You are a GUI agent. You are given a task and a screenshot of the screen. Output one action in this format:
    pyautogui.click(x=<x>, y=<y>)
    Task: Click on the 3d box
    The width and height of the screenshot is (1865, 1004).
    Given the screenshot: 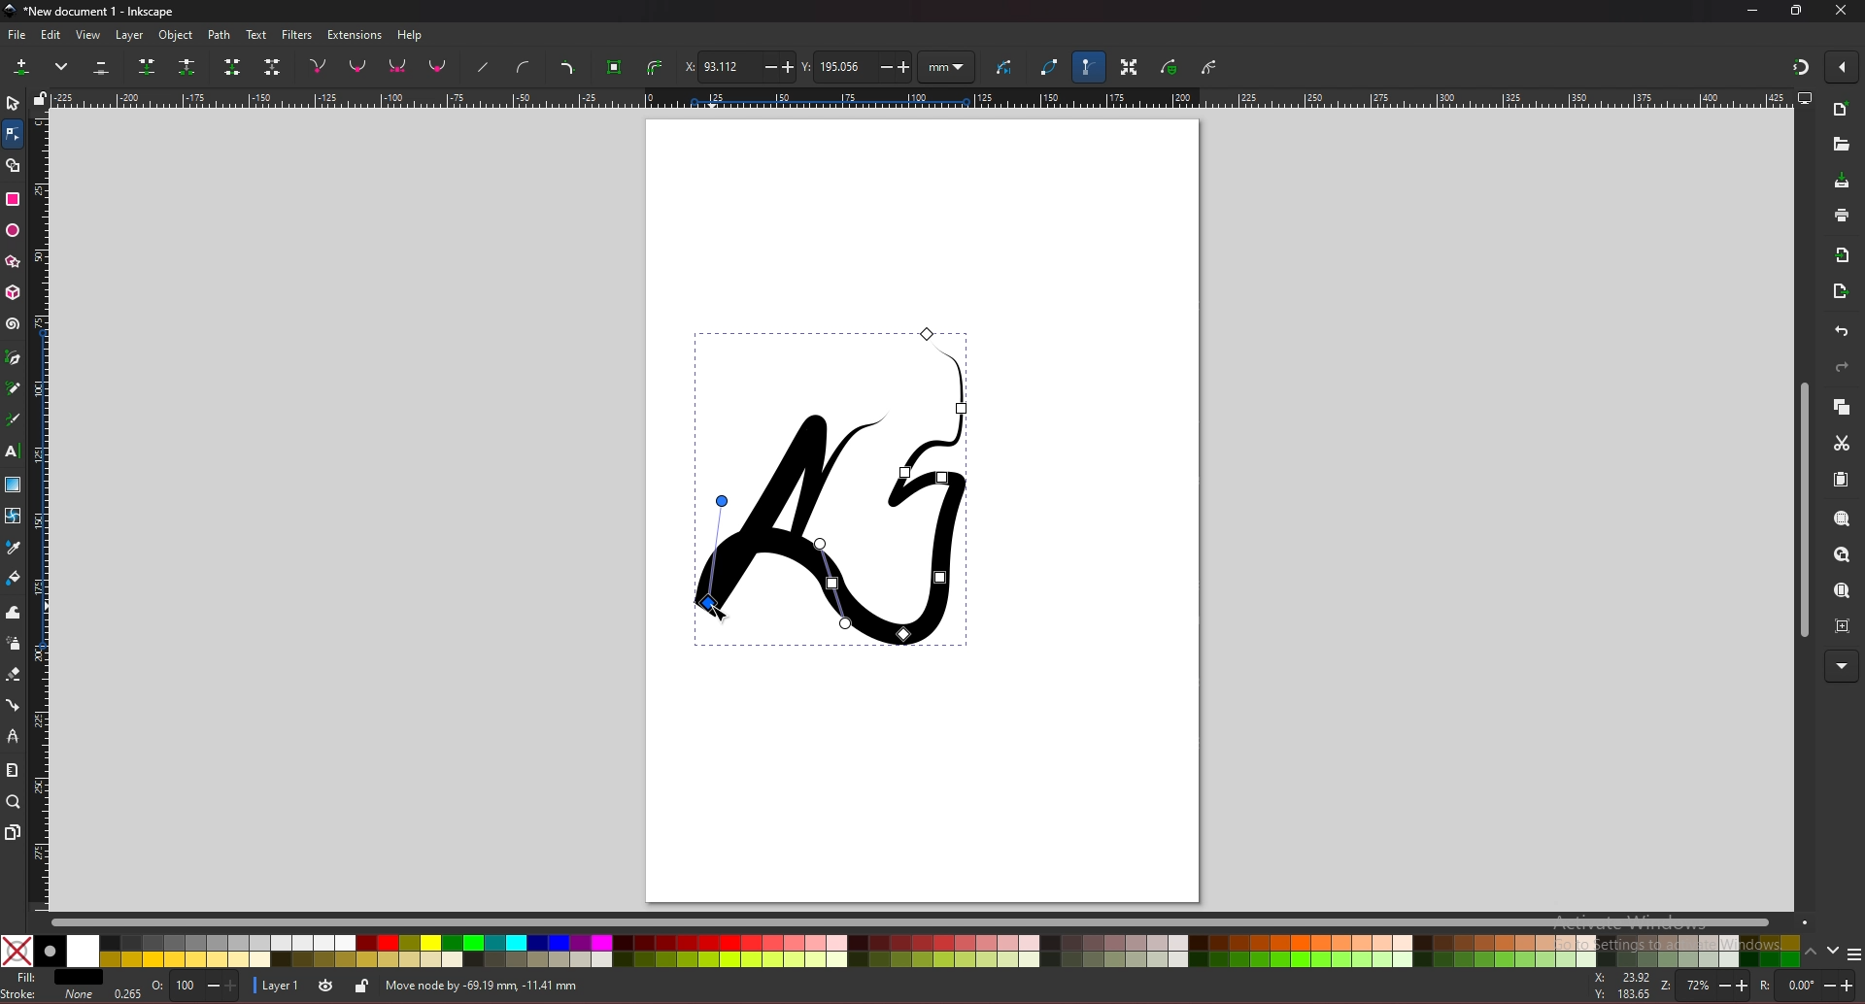 What is the action you would take?
    pyautogui.click(x=14, y=293)
    